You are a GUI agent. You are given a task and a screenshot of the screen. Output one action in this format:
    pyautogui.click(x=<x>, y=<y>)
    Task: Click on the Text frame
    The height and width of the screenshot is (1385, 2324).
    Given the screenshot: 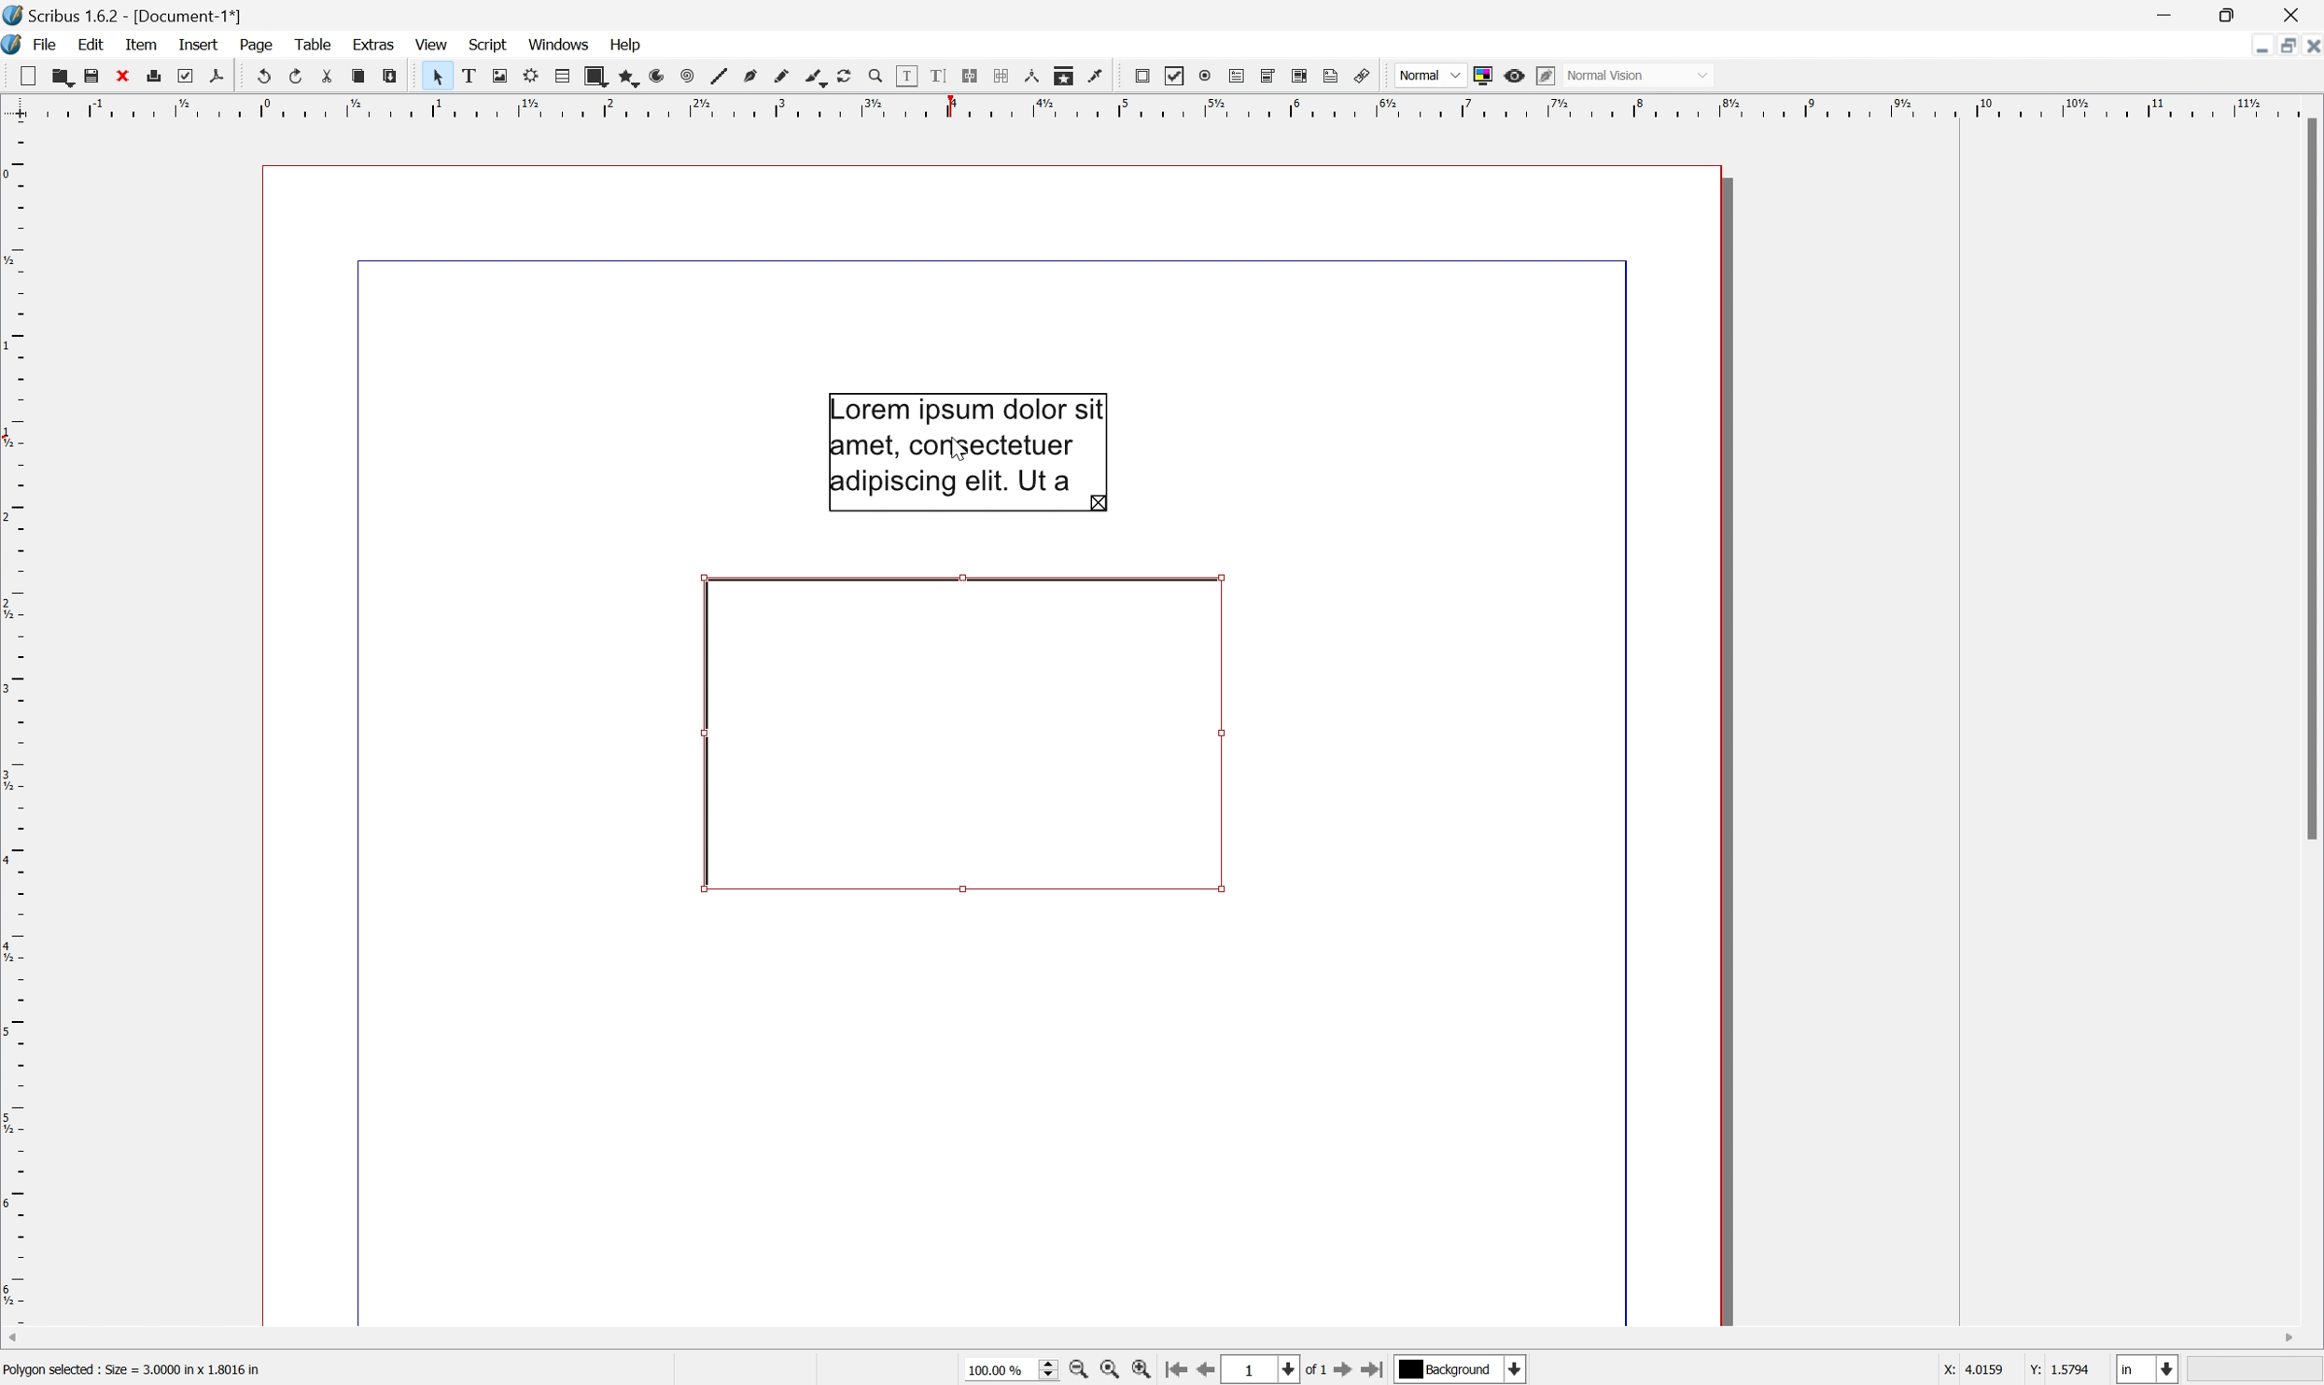 What is the action you would take?
    pyautogui.click(x=467, y=78)
    